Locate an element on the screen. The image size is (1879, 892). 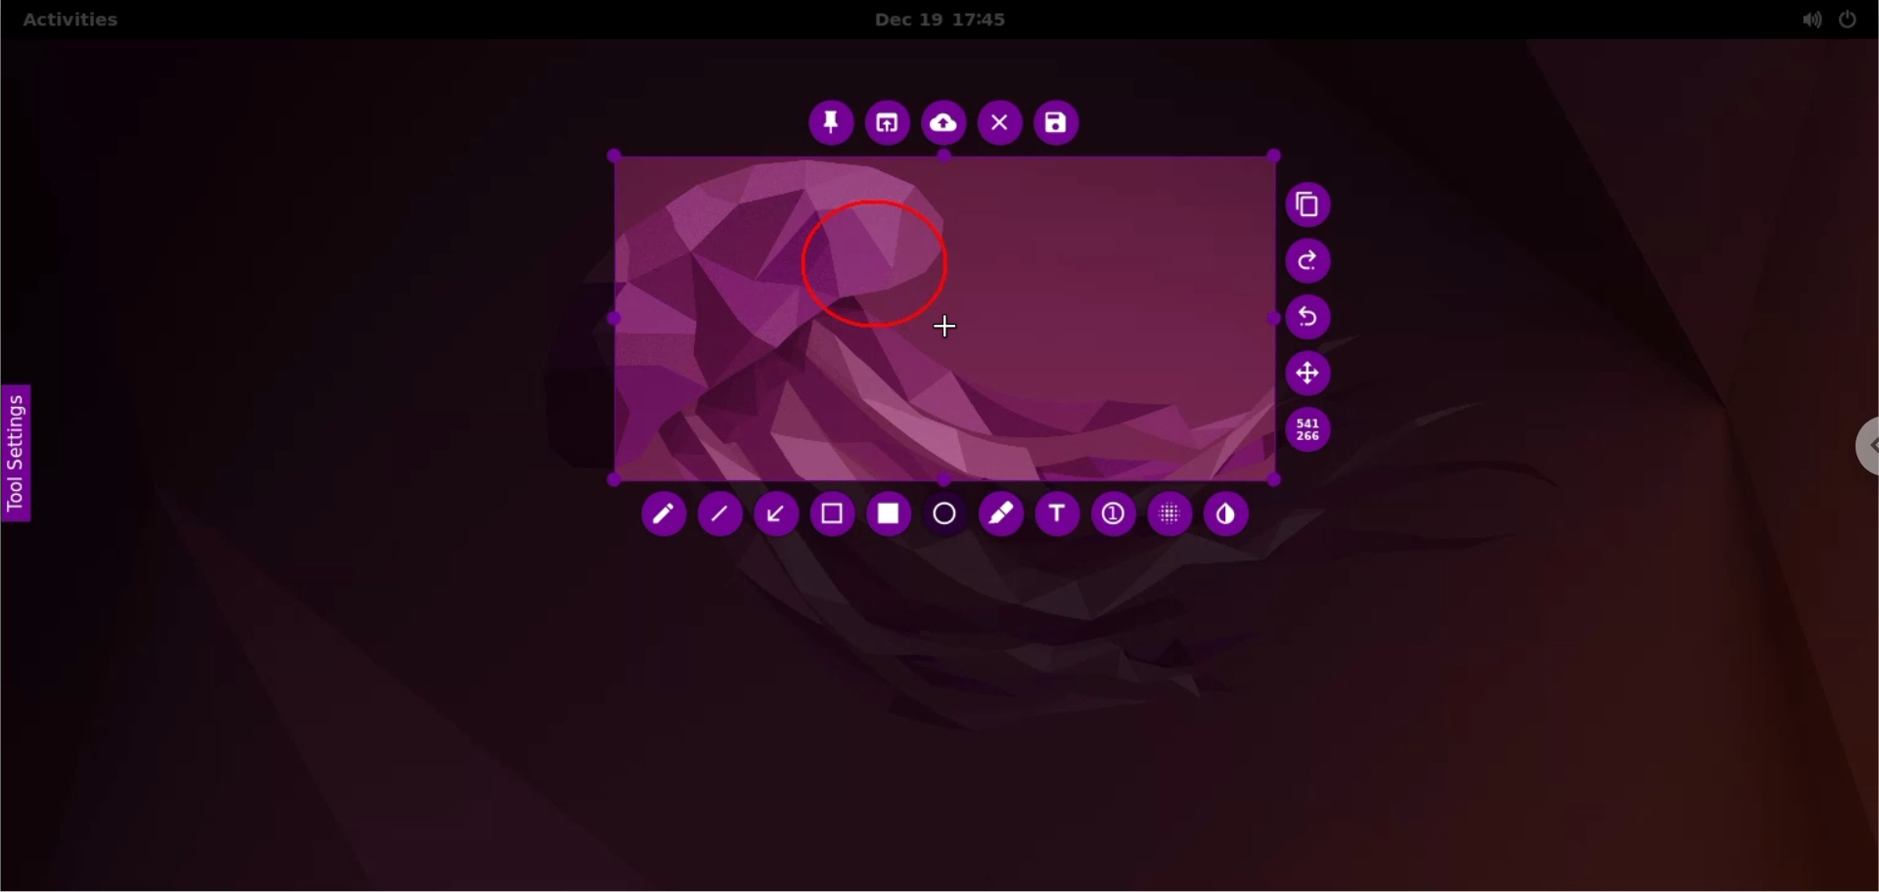
arrow tool is located at coordinates (779, 514).